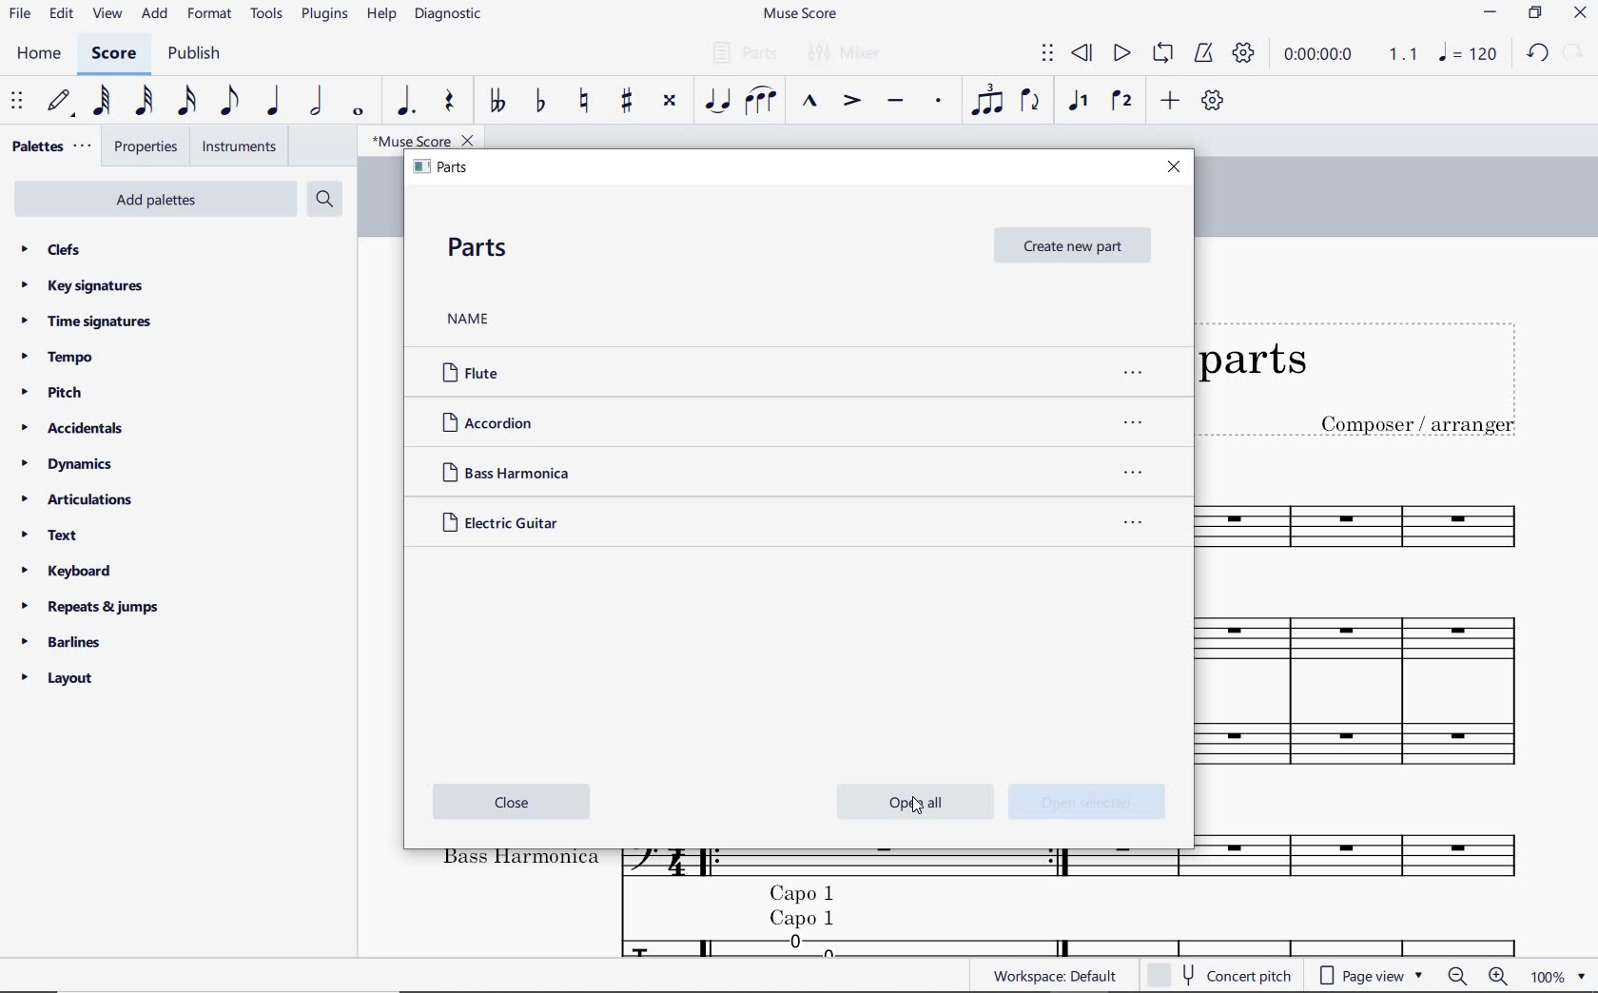  Describe the element at coordinates (762, 102) in the screenshot. I see `slur` at that location.